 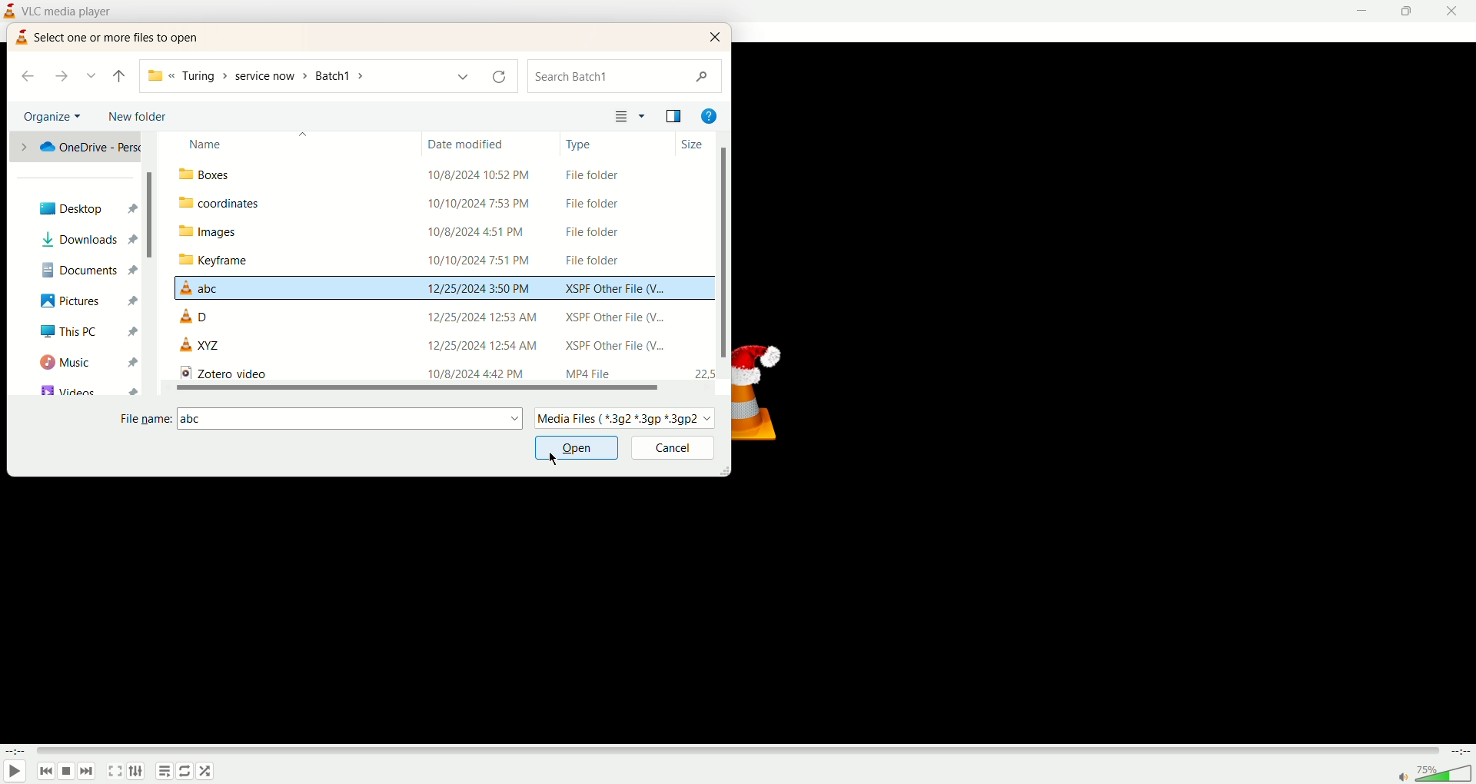 I want to click on logo, so click(x=9, y=10).